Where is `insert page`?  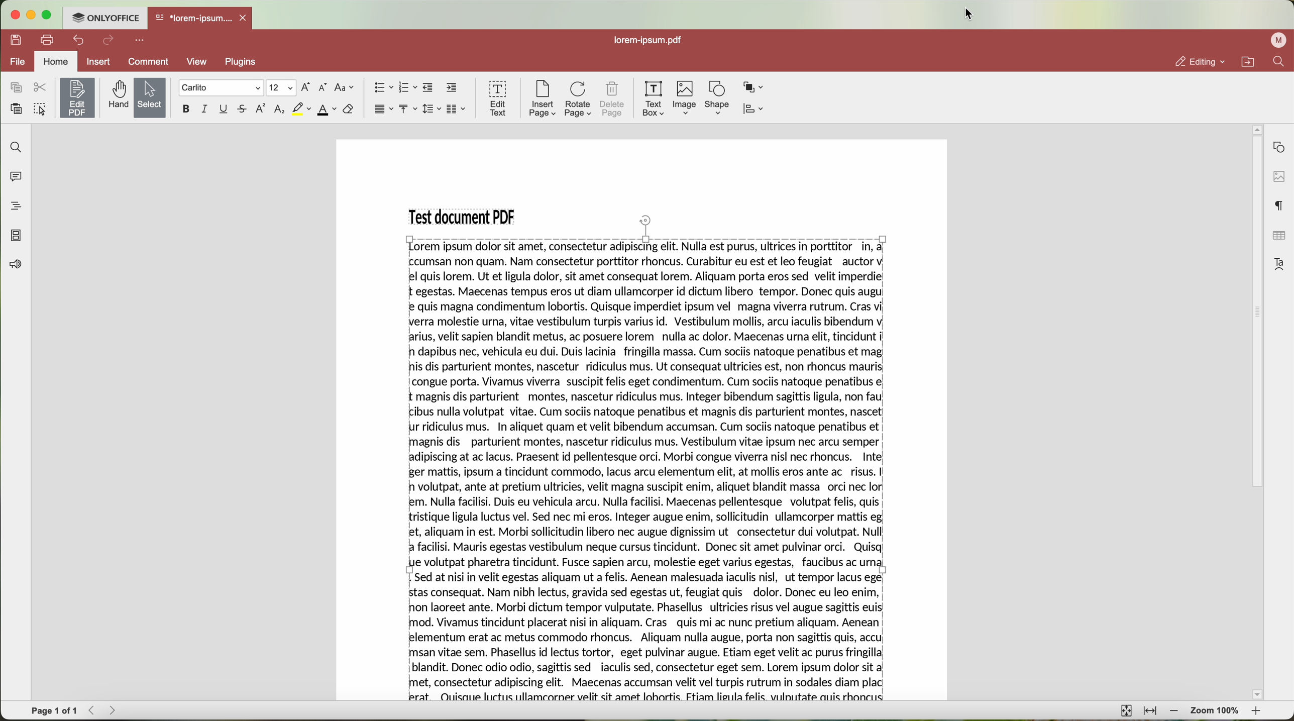 insert page is located at coordinates (544, 99).